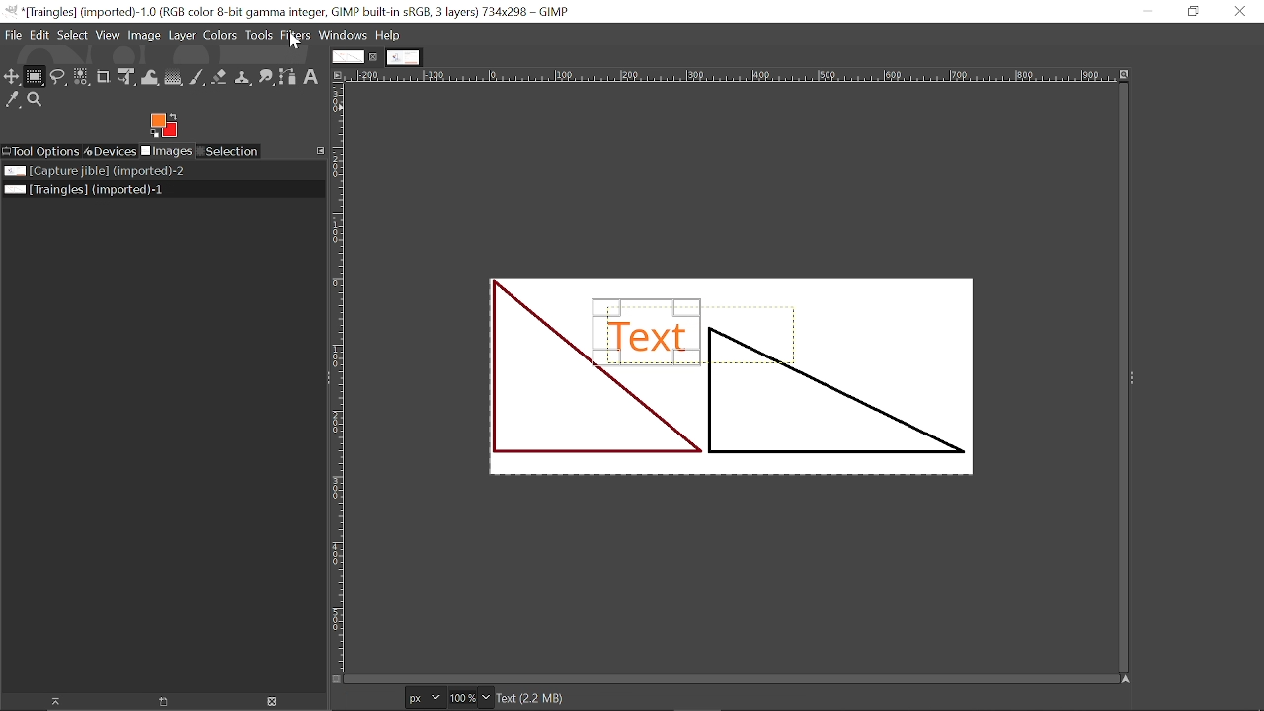 Image resolution: width=1264 pixels, height=711 pixels. I want to click on Colors, so click(220, 36).